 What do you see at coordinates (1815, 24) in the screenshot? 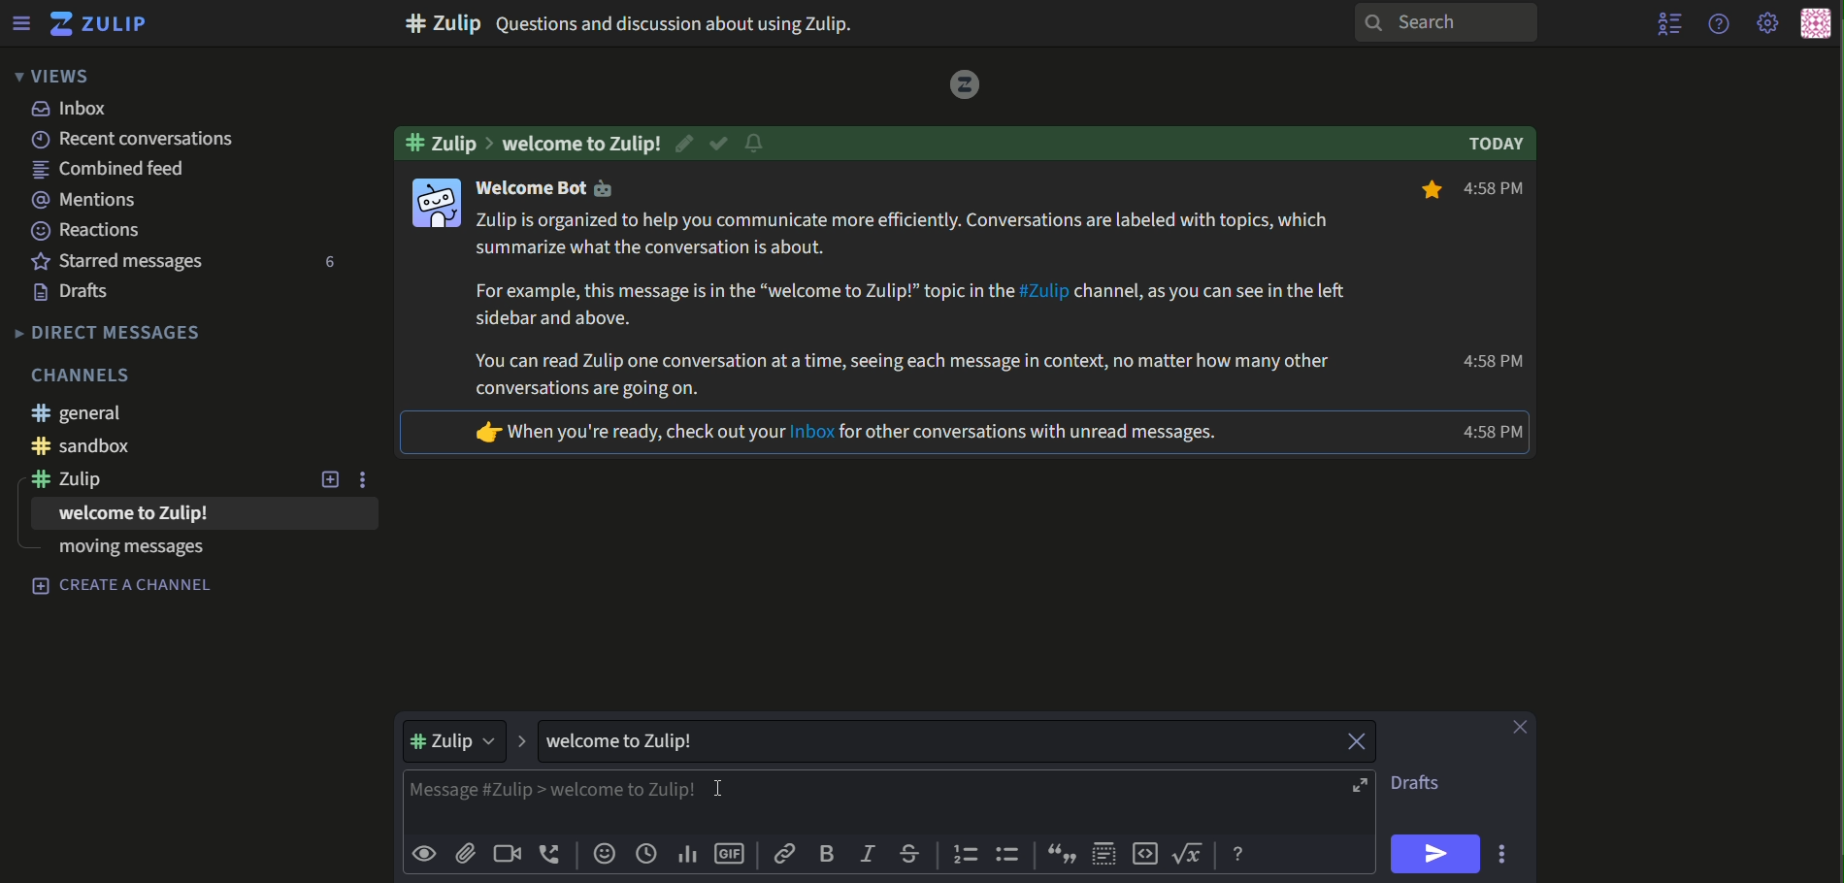
I see `personal menu` at bounding box center [1815, 24].